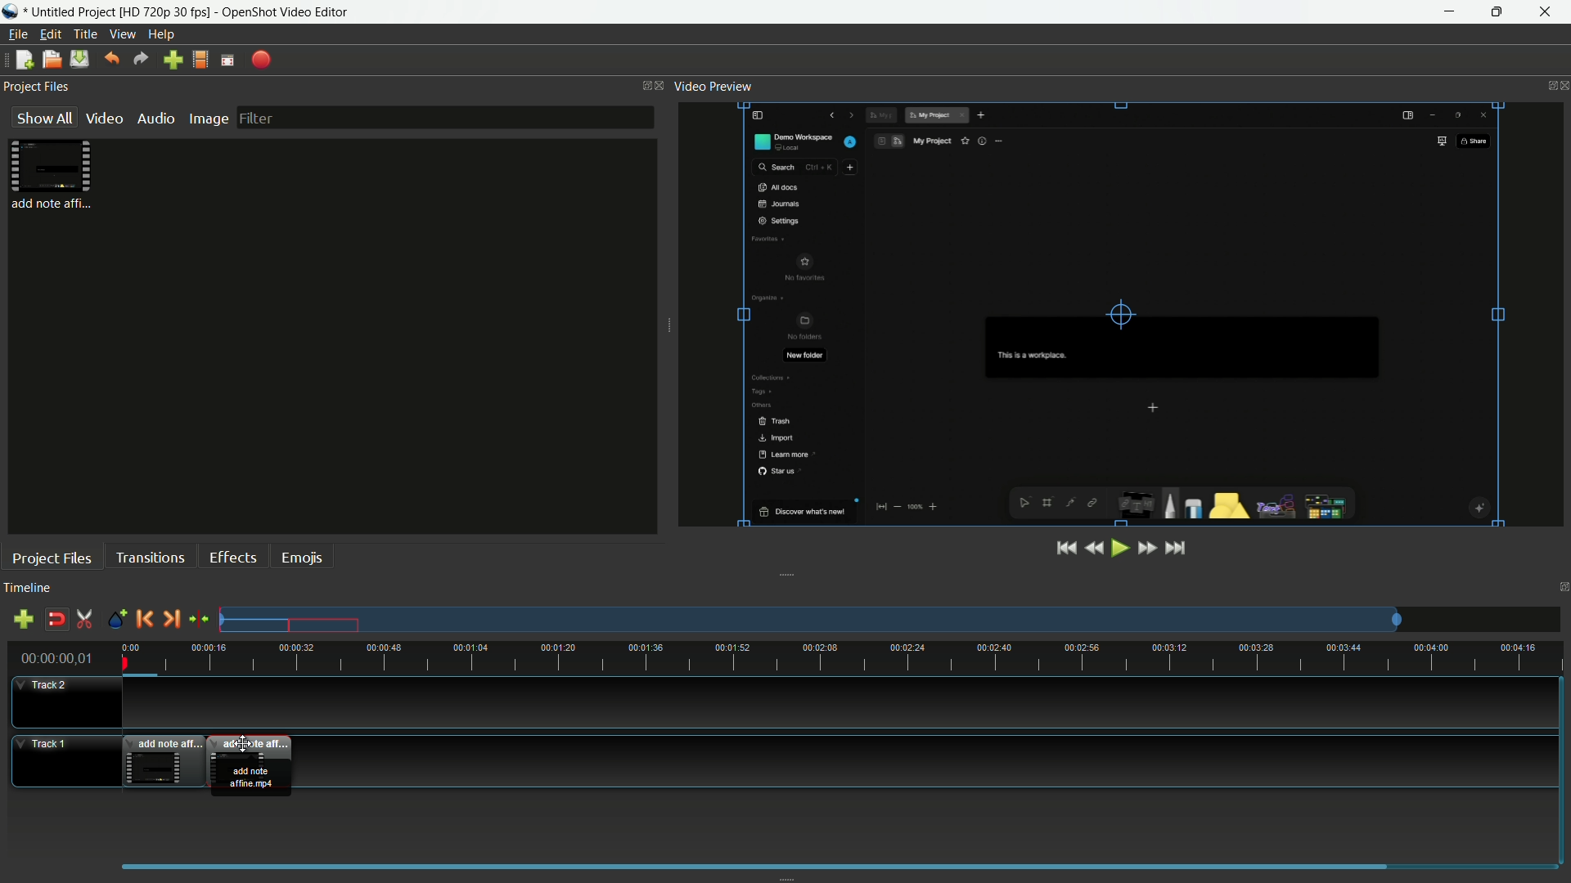 The width and height of the screenshot is (1571, 883). What do you see at coordinates (1448, 12) in the screenshot?
I see `minimize` at bounding box center [1448, 12].